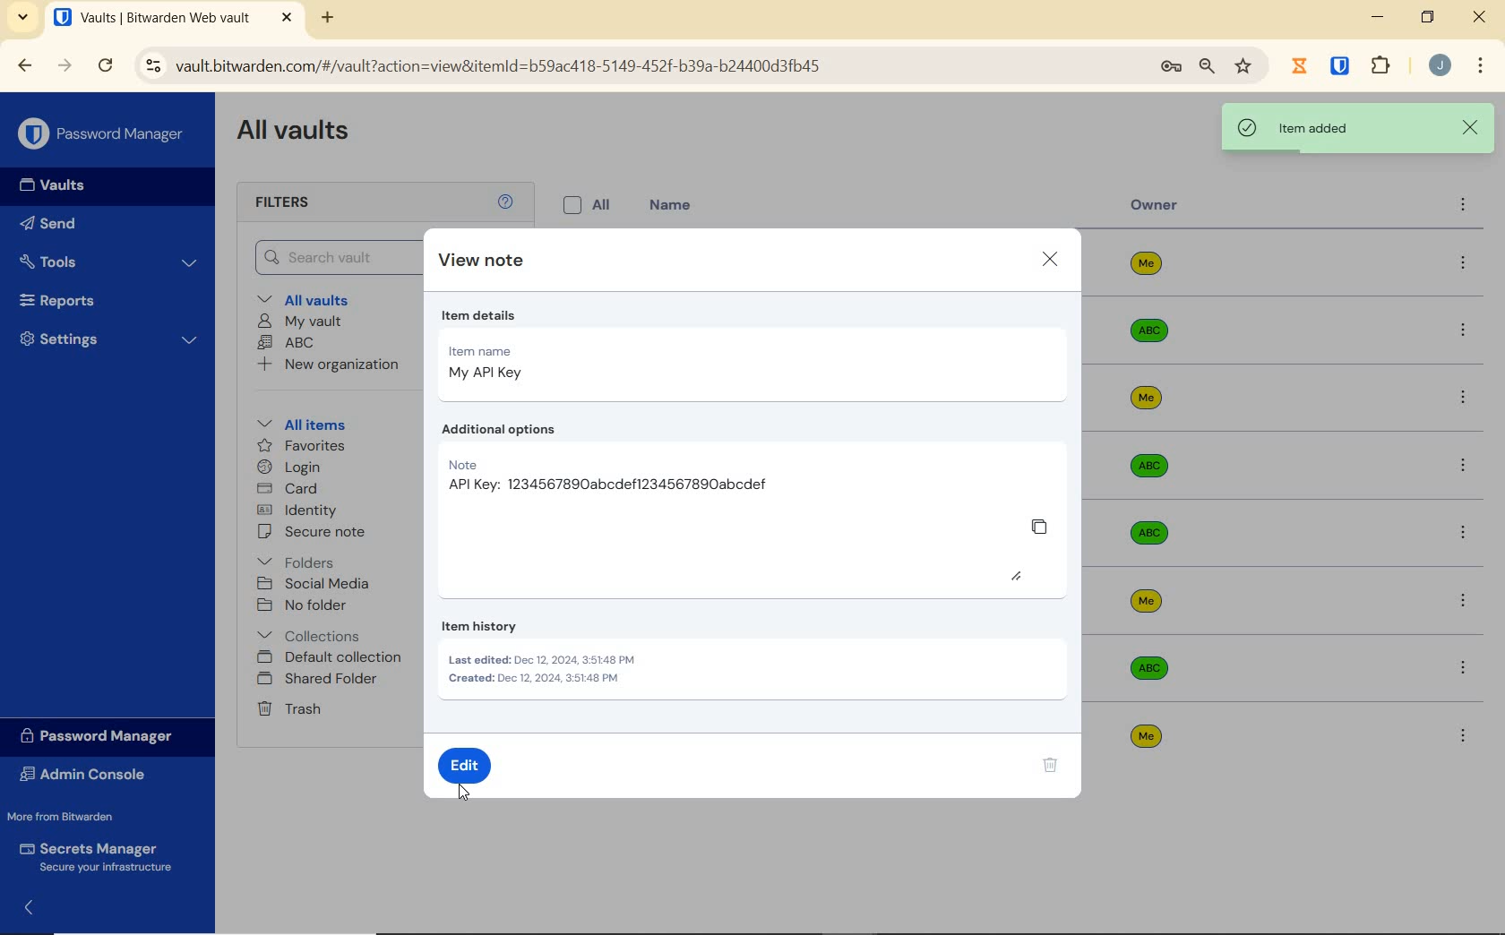  What do you see at coordinates (335, 256) in the screenshot?
I see `Search Vault` at bounding box center [335, 256].